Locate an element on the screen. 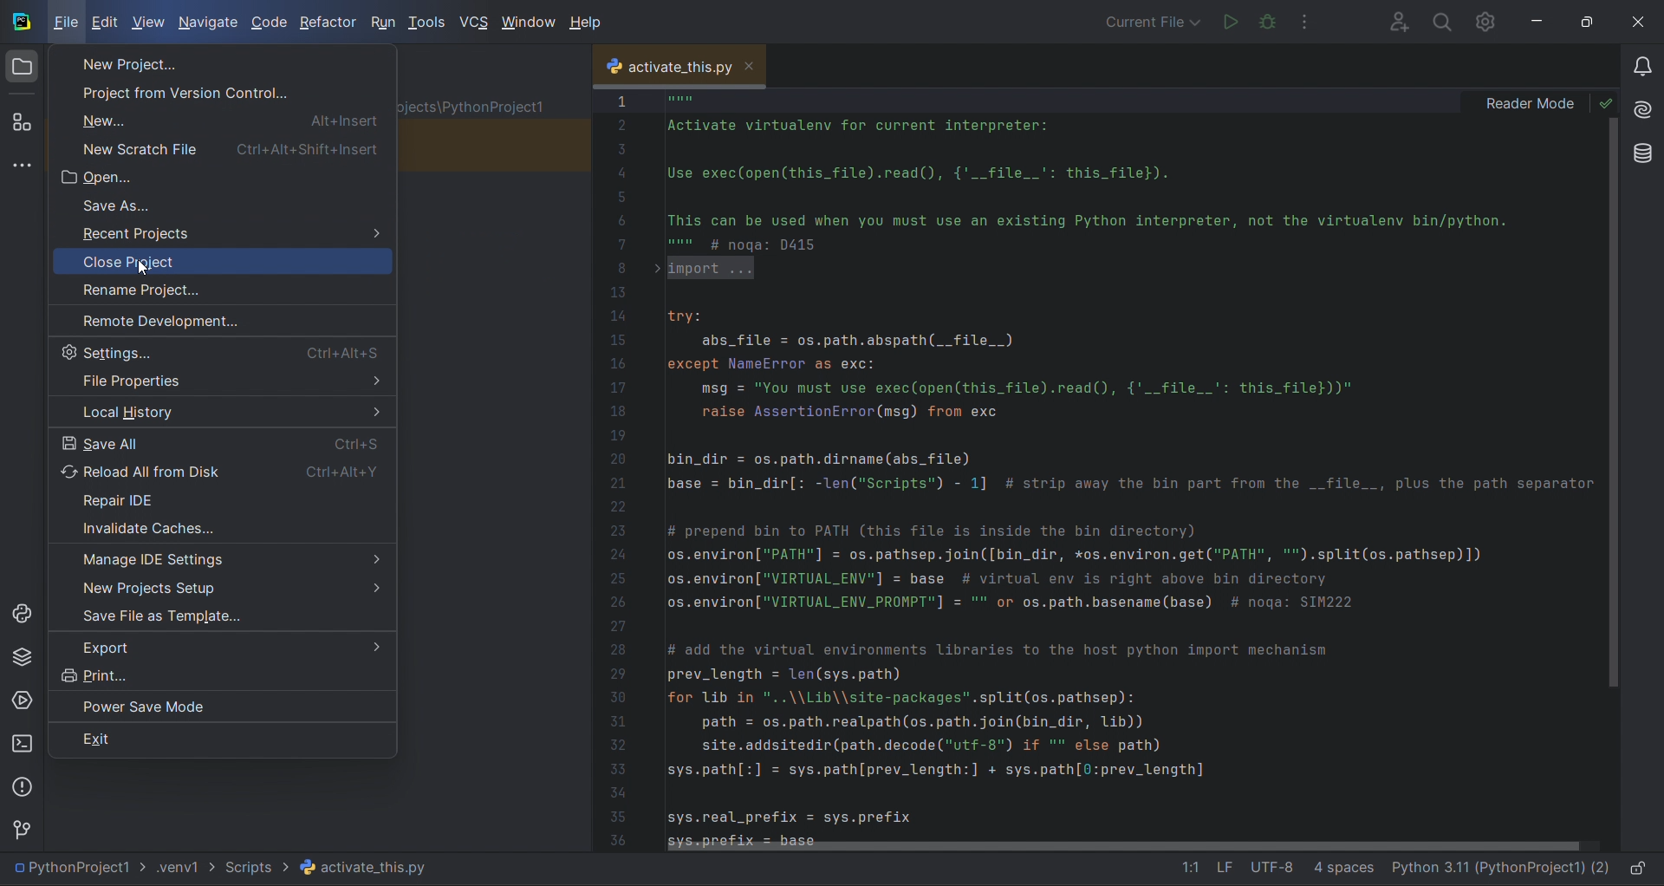 The image size is (1664, 886). settings is located at coordinates (1488, 23).